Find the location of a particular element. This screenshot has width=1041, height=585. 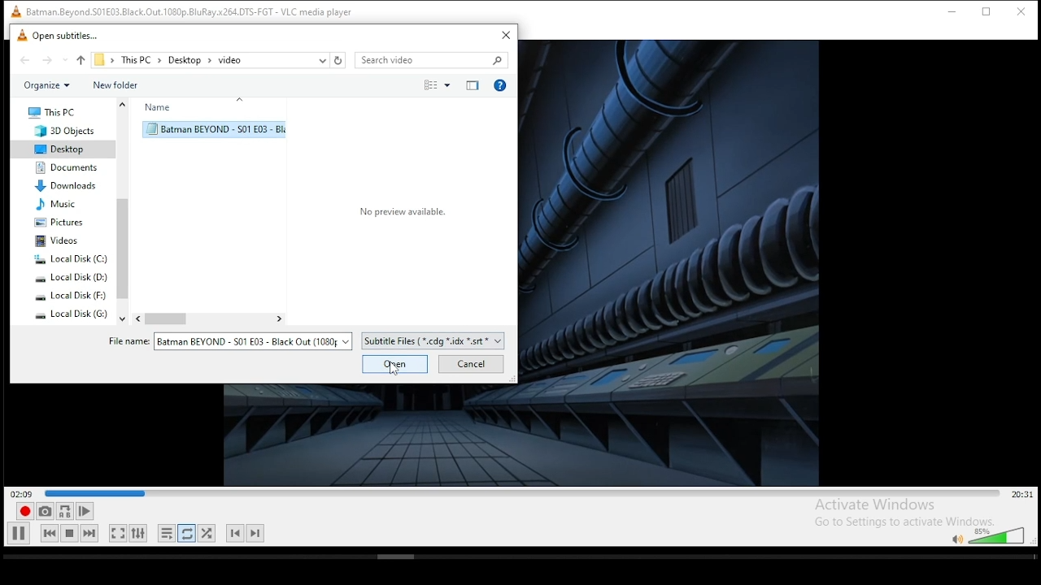

cancel is located at coordinates (471, 365).